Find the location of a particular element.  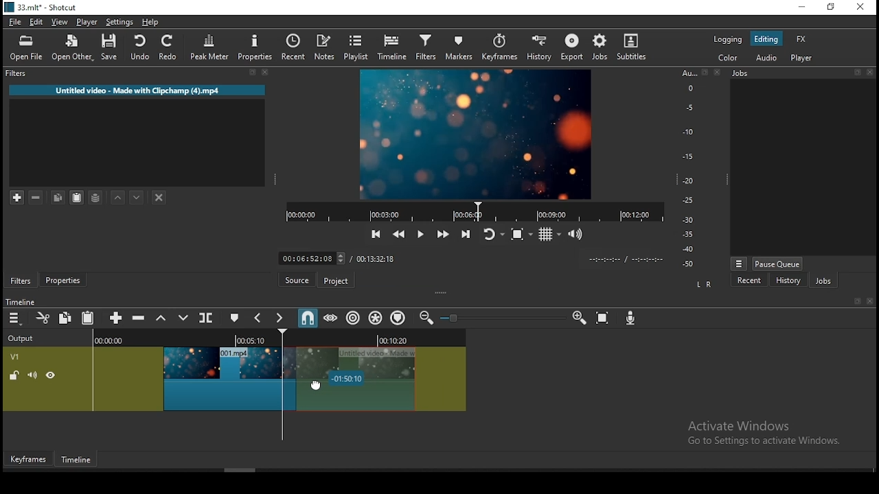

next marker is located at coordinates (282, 318).